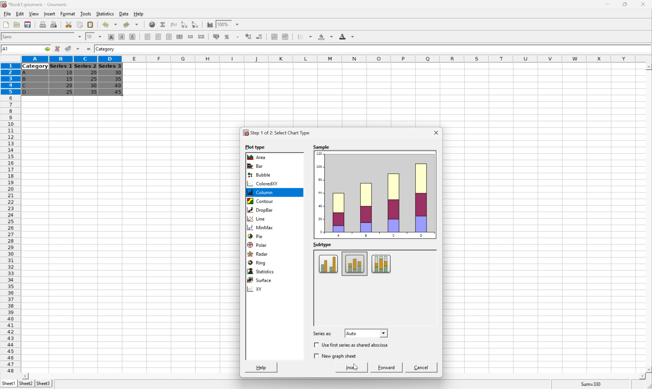 The width and height of the screenshot is (652, 389). I want to click on Insert a chart, so click(232, 36).